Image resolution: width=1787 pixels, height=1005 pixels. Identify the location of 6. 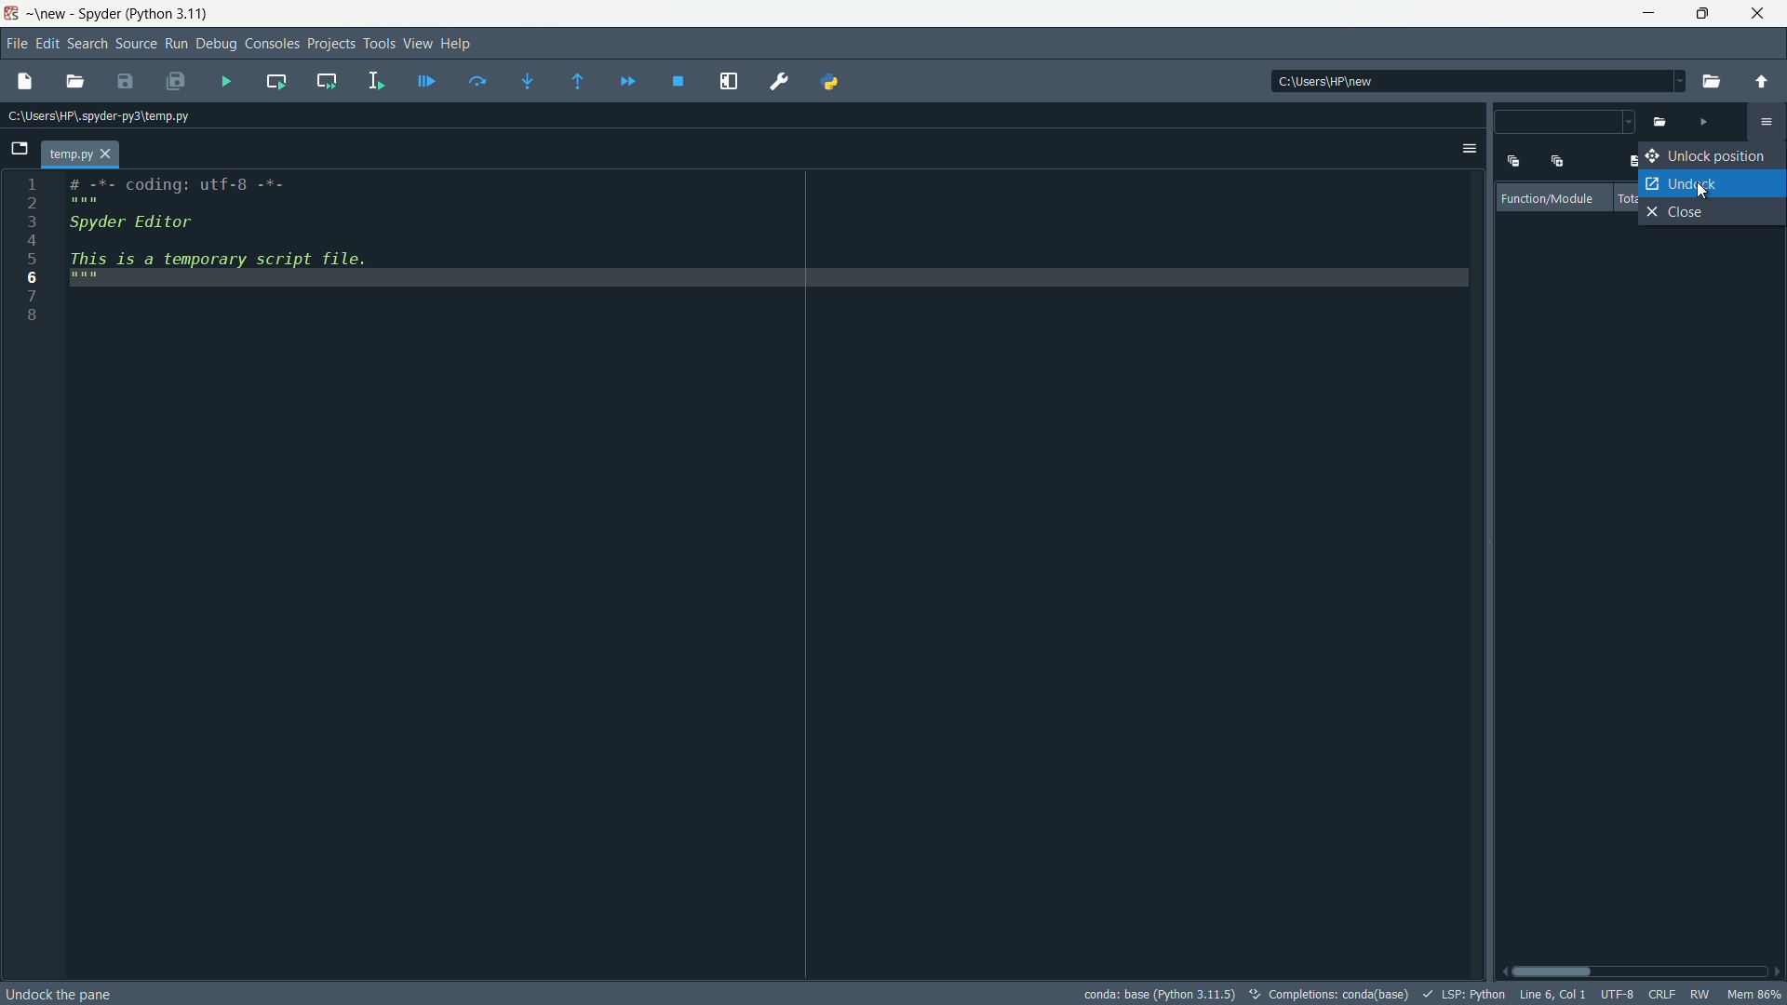
(34, 278).